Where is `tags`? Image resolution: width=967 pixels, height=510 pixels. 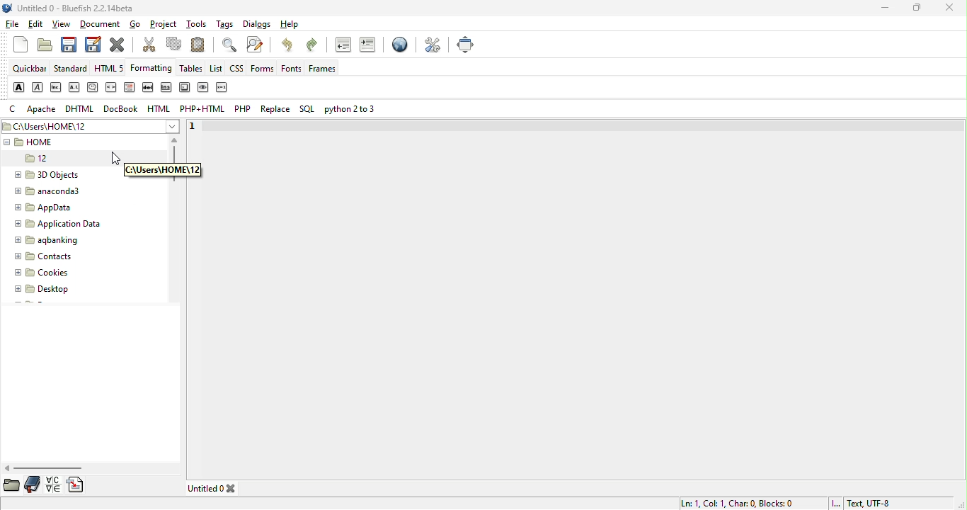
tags is located at coordinates (224, 23).